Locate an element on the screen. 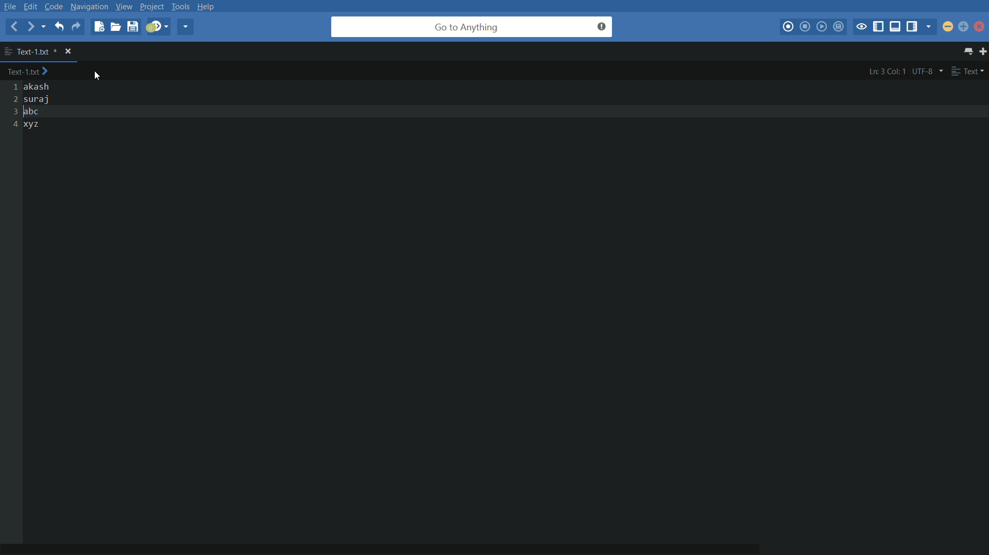 The width and height of the screenshot is (989, 555). undo is located at coordinates (58, 26).